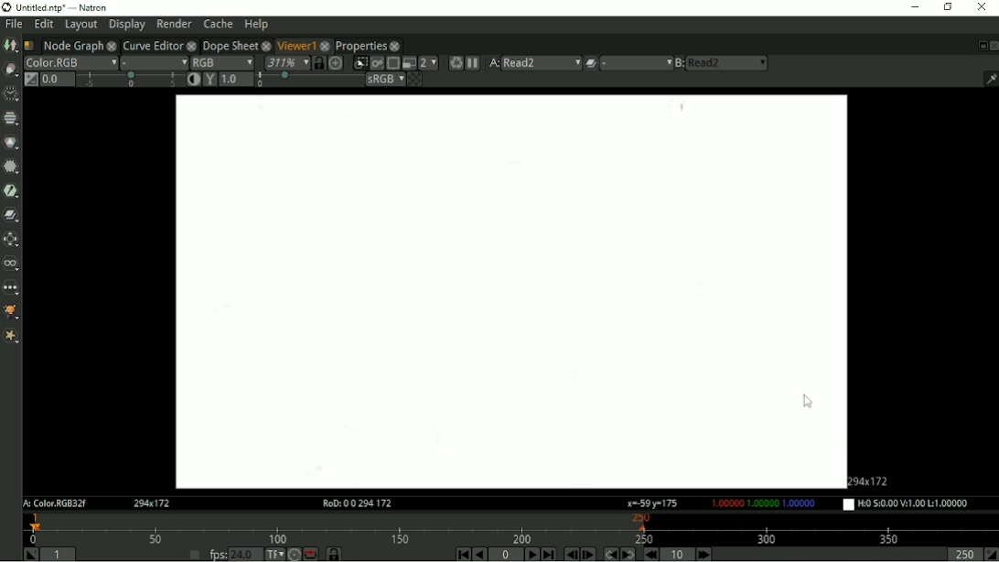 The height and width of the screenshot is (562, 999). I want to click on Properties, so click(361, 46).